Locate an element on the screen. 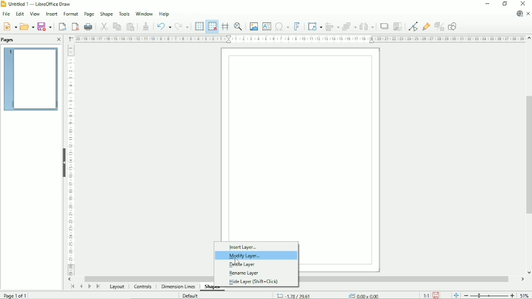 This screenshot has height=299, width=532. Shadow is located at coordinates (383, 27).